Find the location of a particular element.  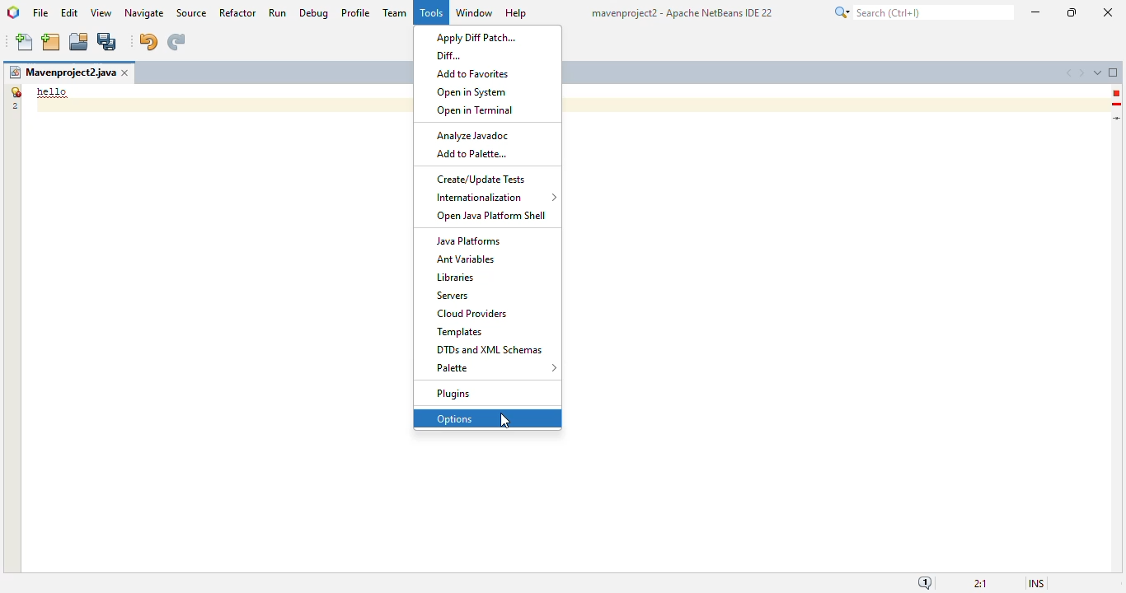

run is located at coordinates (279, 12).